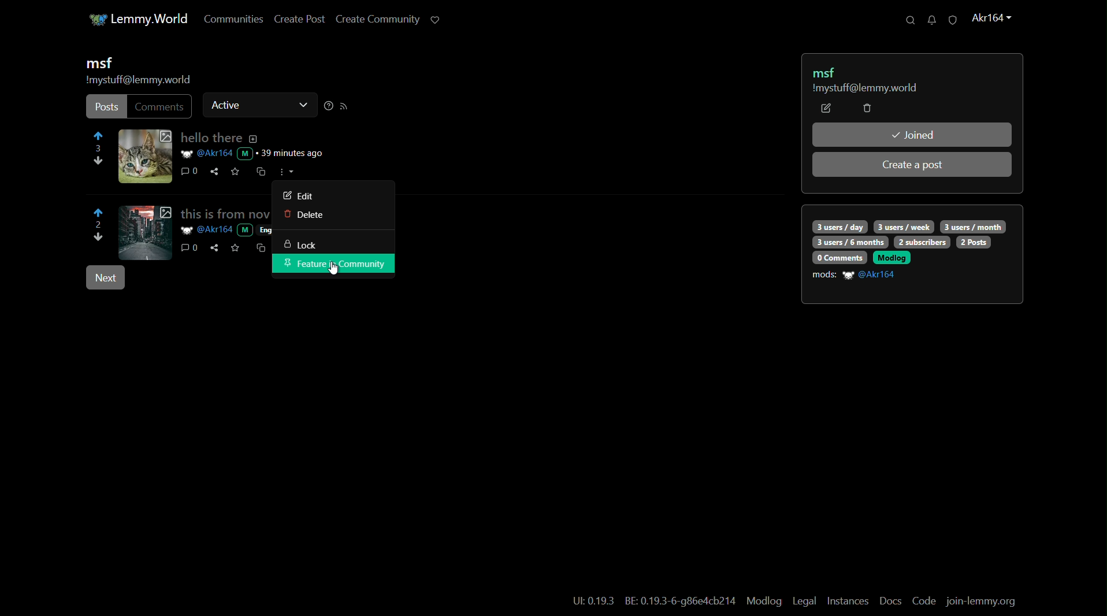 This screenshot has width=1107, height=616. Describe the element at coordinates (593, 602) in the screenshot. I see `text` at that location.